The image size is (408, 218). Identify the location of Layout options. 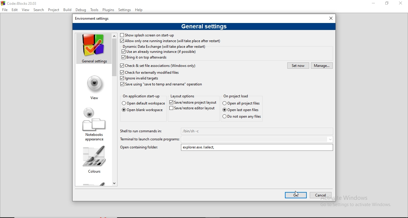
(182, 96).